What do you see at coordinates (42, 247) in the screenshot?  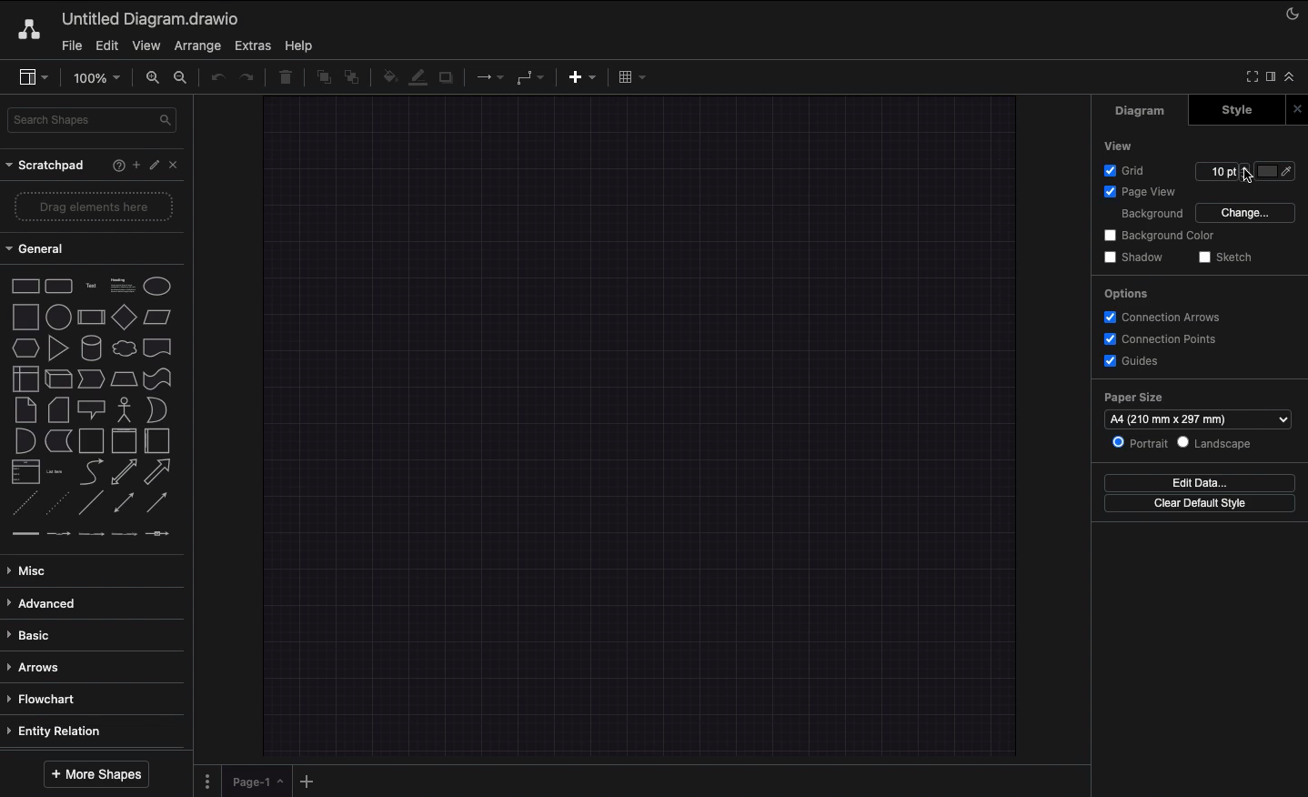 I see `General` at bounding box center [42, 247].